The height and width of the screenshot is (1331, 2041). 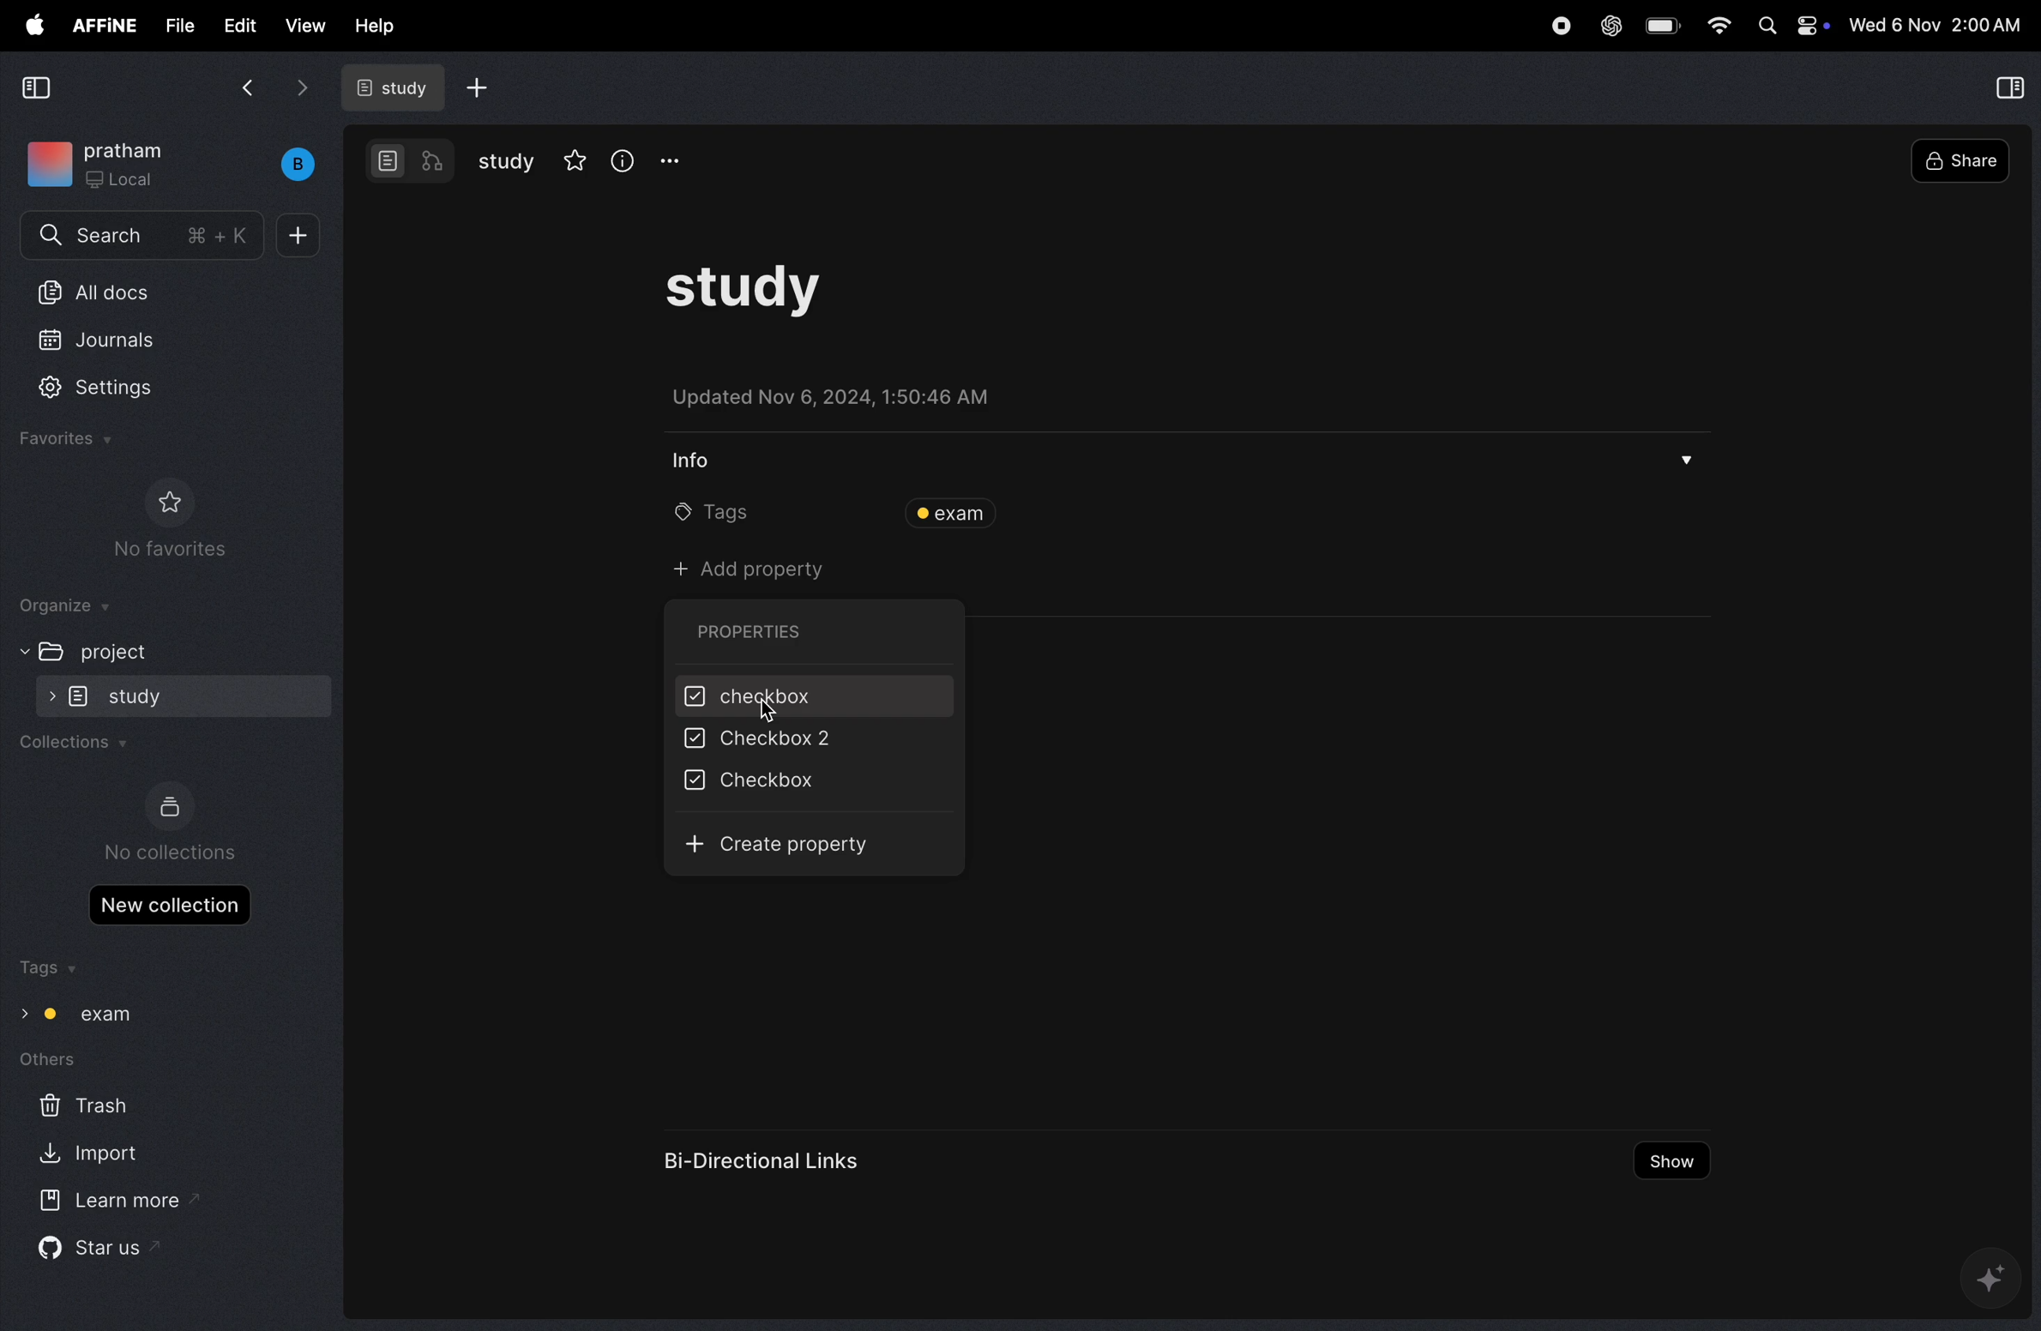 I want to click on add, so click(x=483, y=88).